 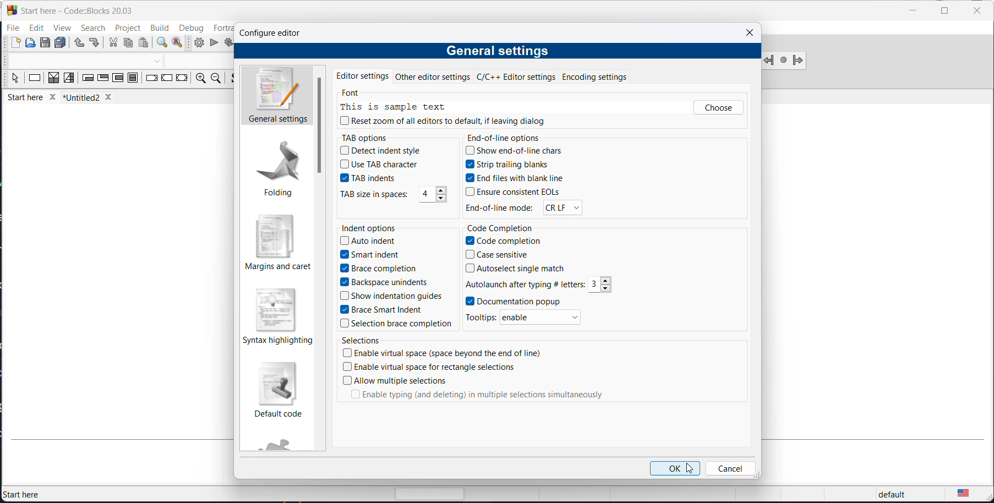 What do you see at coordinates (439, 120) in the screenshot?
I see `reset zoom checkbox` at bounding box center [439, 120].